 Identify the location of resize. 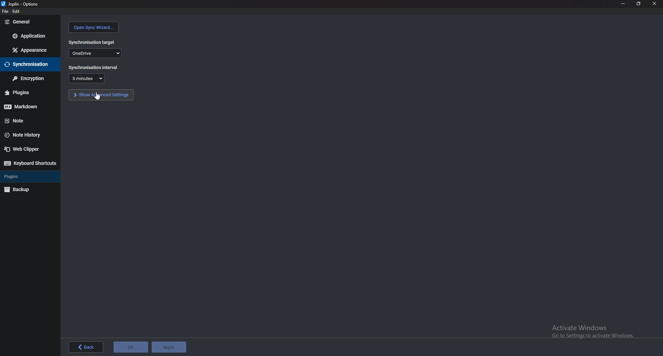
(638, 3).